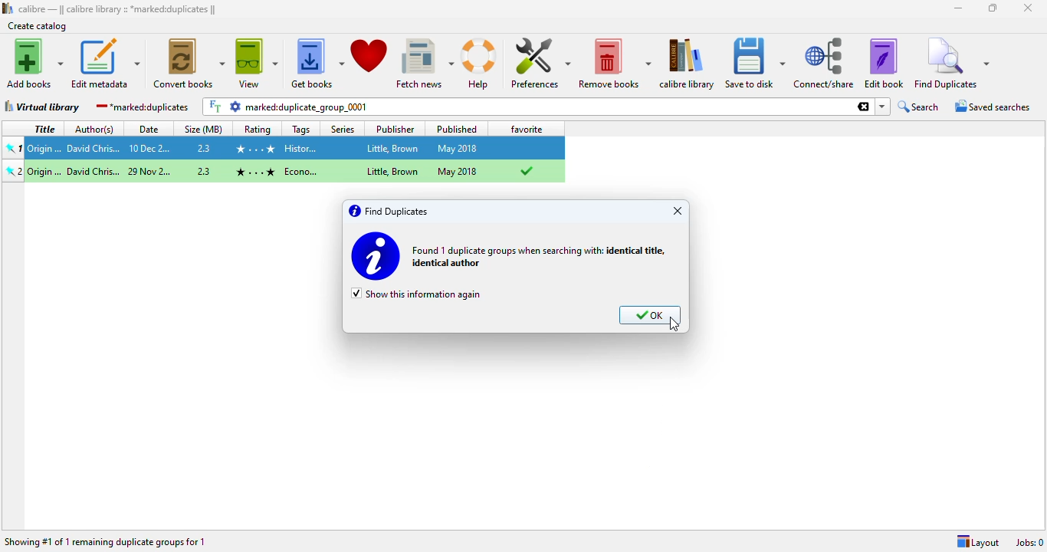  What do you see at coordinates (678, 210) in the screenshot?
I see `close` at bounding box center [678, 210].